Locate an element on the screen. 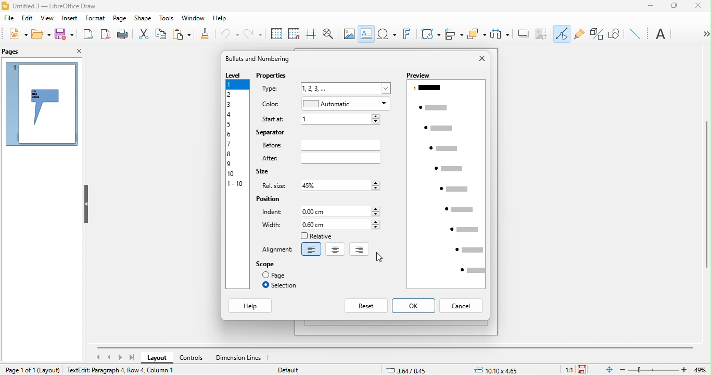  toggle extrusion is located at coordinates (597, 35).